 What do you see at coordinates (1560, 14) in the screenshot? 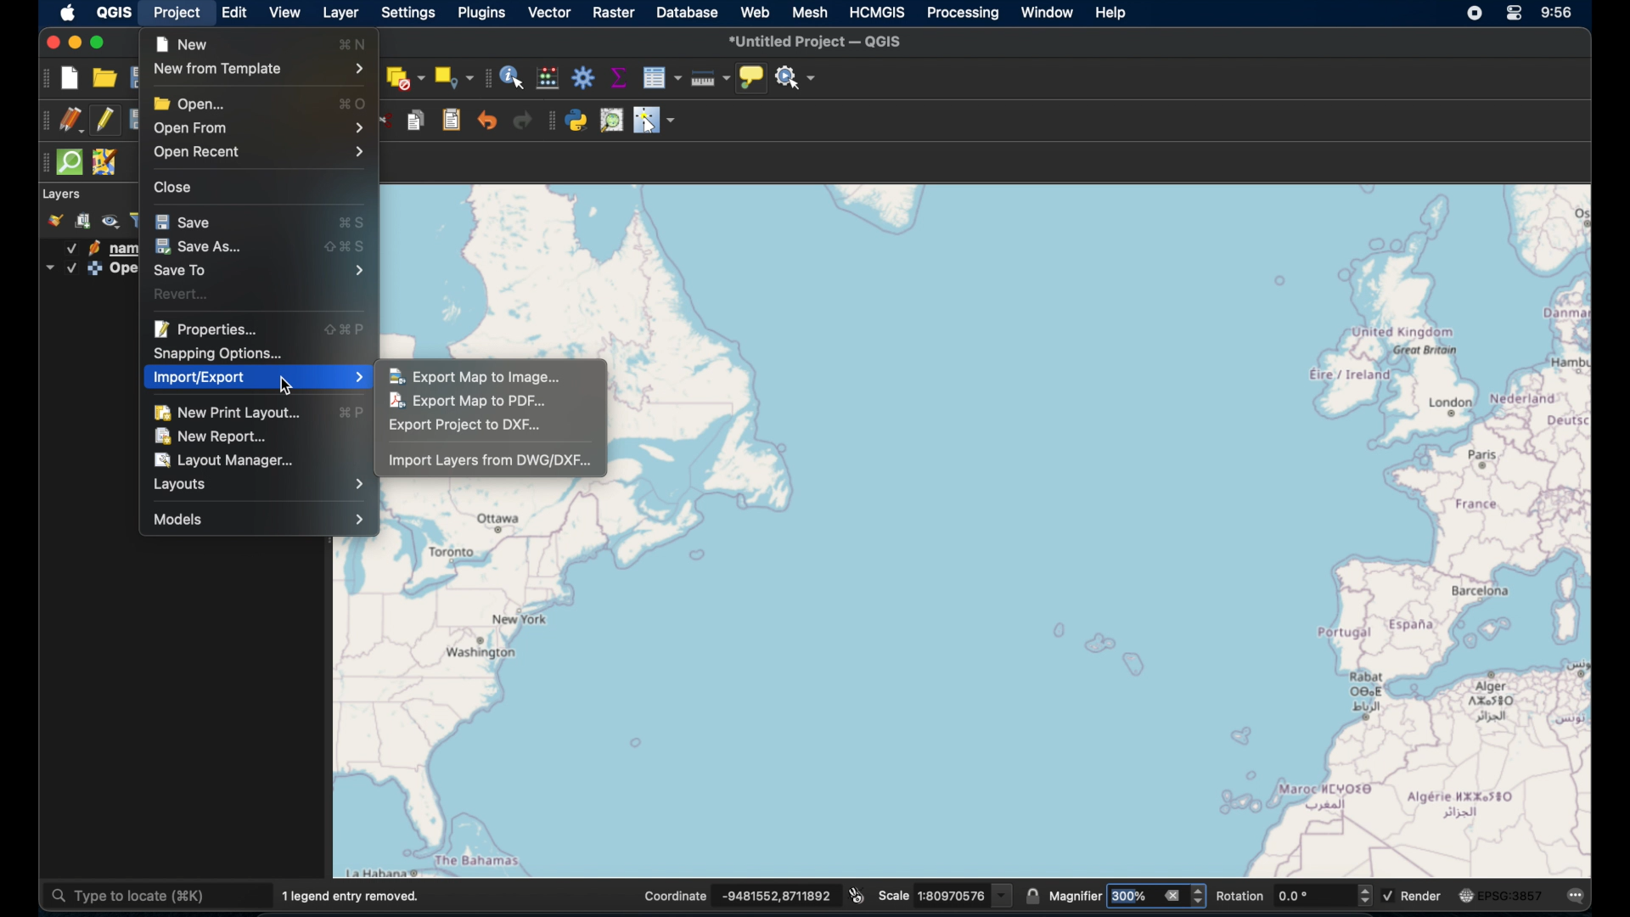
I see `time` at bounding box center [1560, 14].